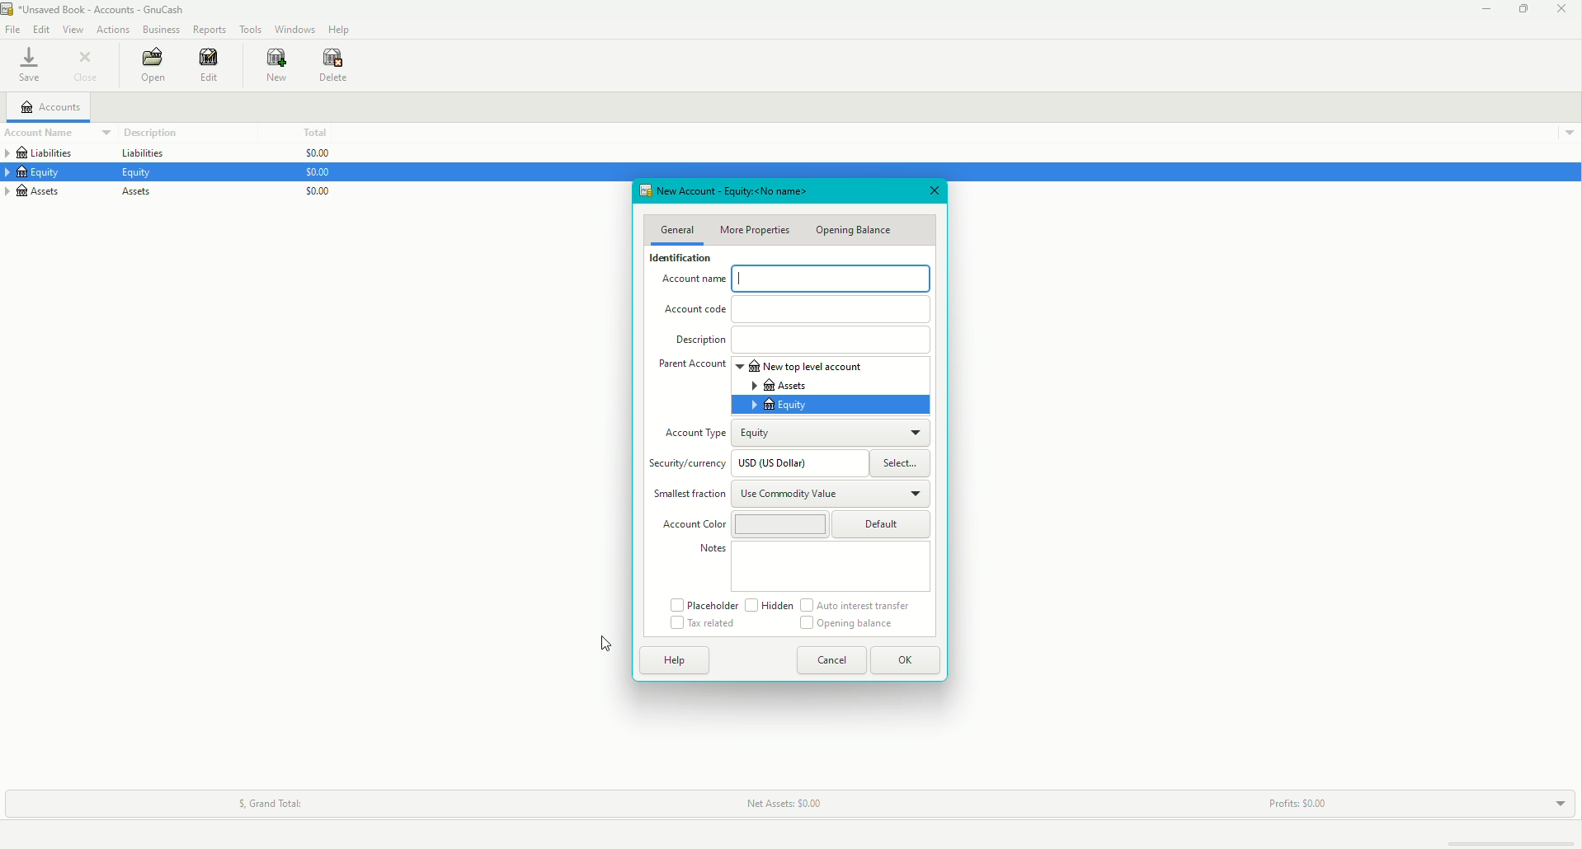 This screenshot has width=1582, height=849. I want to click on Account Name, so click(800, 279).